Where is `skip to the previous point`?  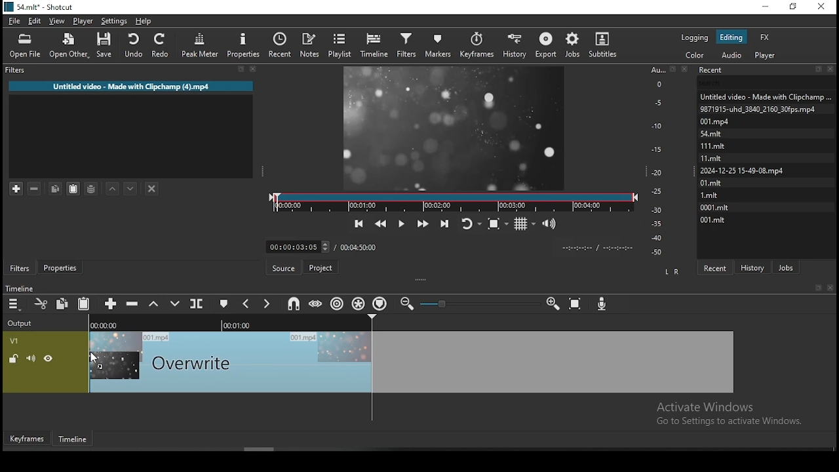
skip to the previous point is located at coordinates (359, 222).